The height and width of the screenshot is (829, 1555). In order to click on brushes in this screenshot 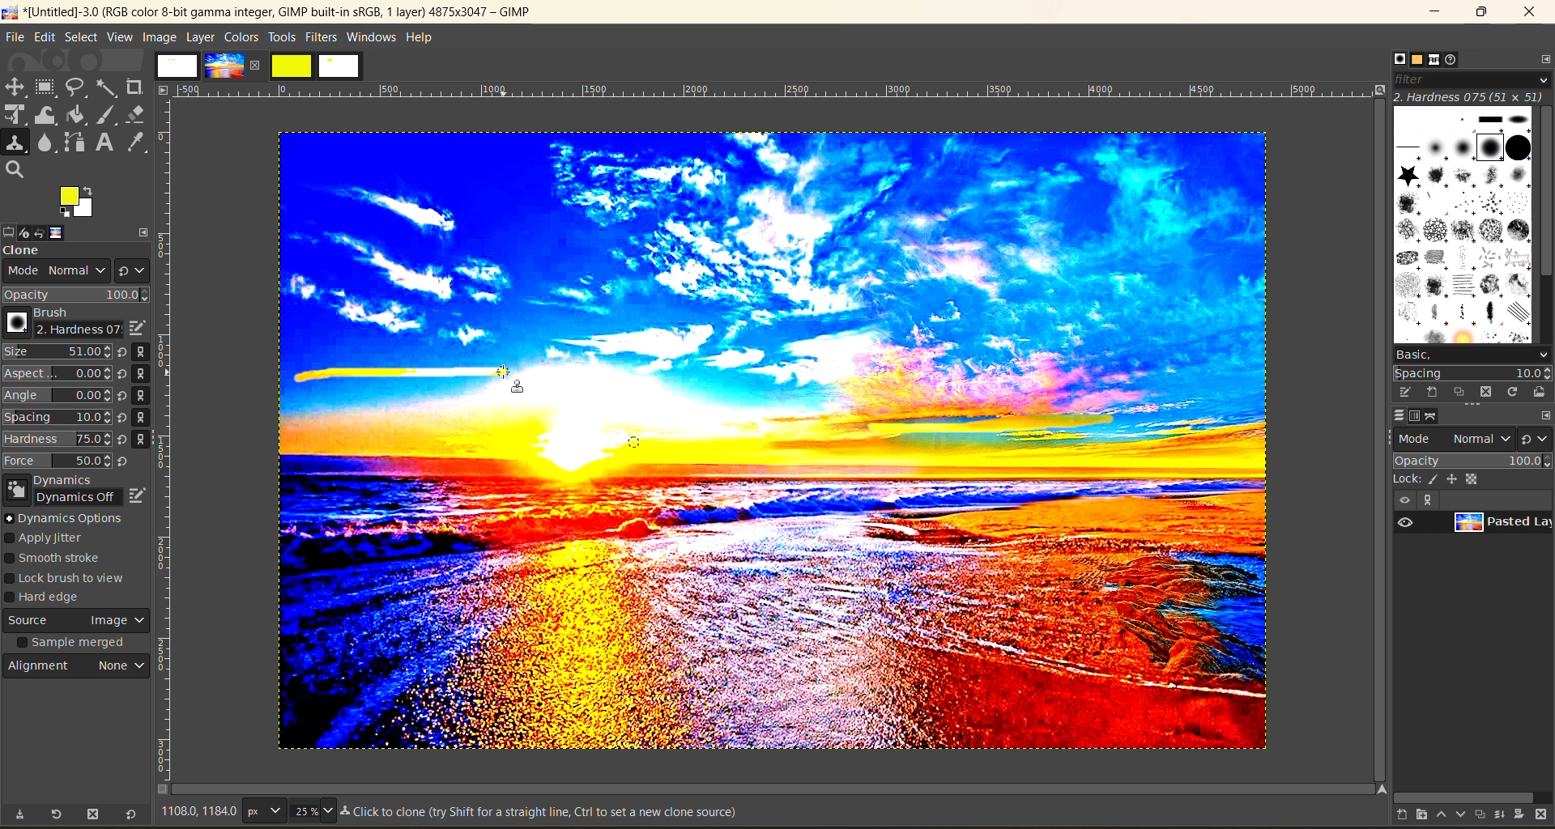, I will do `click(1462, 223)`.